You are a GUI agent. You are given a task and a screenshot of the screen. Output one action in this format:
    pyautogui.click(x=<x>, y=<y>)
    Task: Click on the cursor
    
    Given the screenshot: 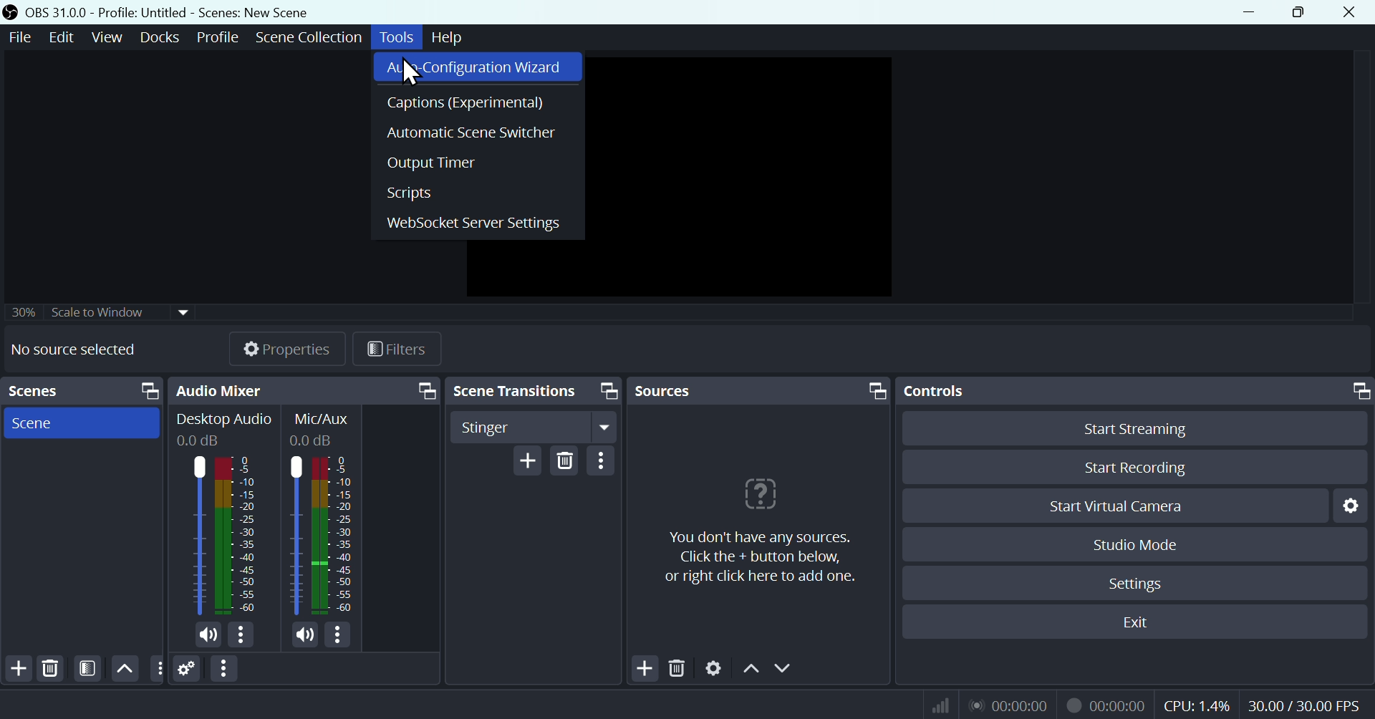 What is the action you would take?
    pyautogui.click(x=413, y=73)
    